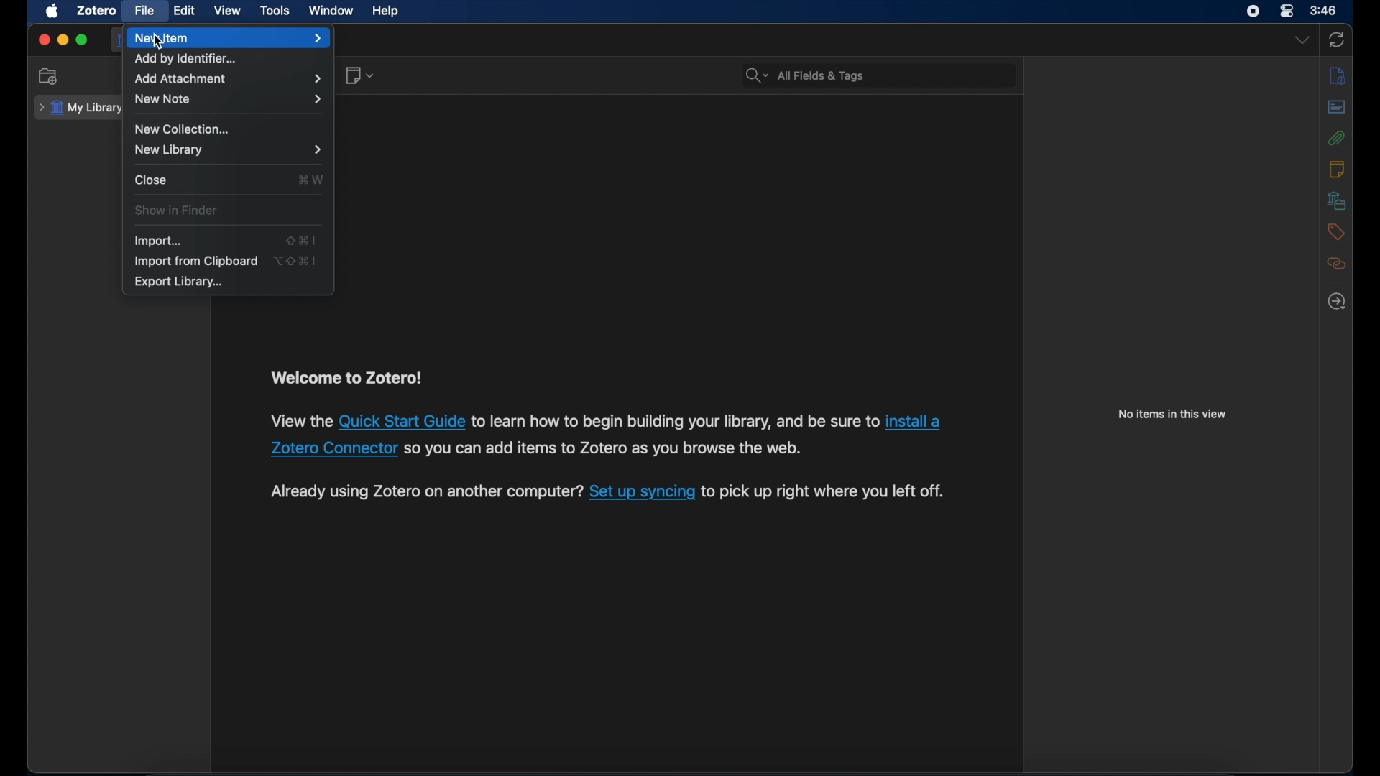 Image resolution: width=1380 pixels, height=776 pixels. What do you see at coordinates (1335, 41) in the screenshot?
I see `sync` at bounding box center [1335, 41].